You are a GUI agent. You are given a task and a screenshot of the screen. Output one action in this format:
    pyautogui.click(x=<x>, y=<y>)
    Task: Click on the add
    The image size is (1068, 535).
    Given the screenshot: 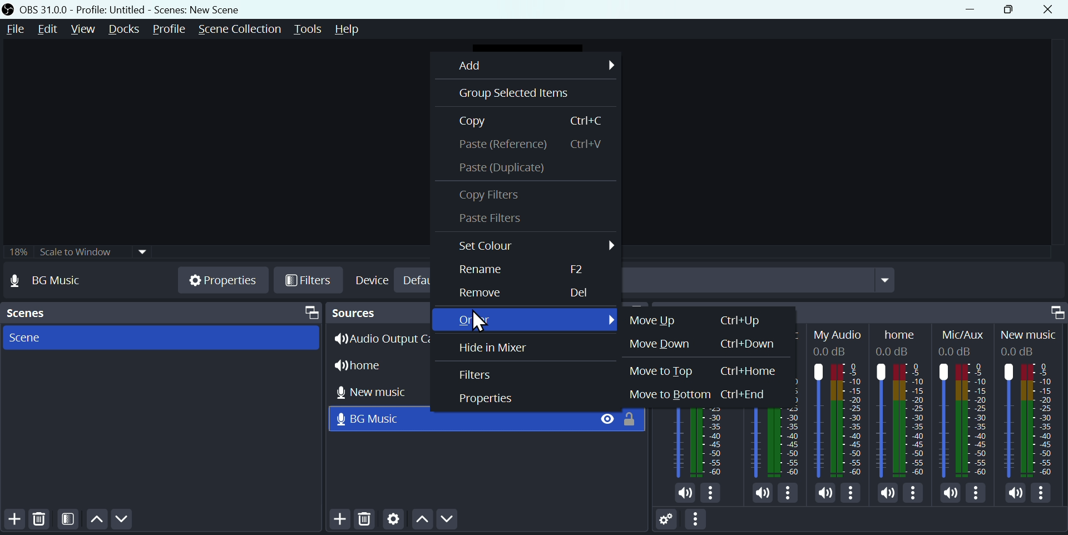 What is the action you would take?
    pyautogui.click(x=337, y=521)
    